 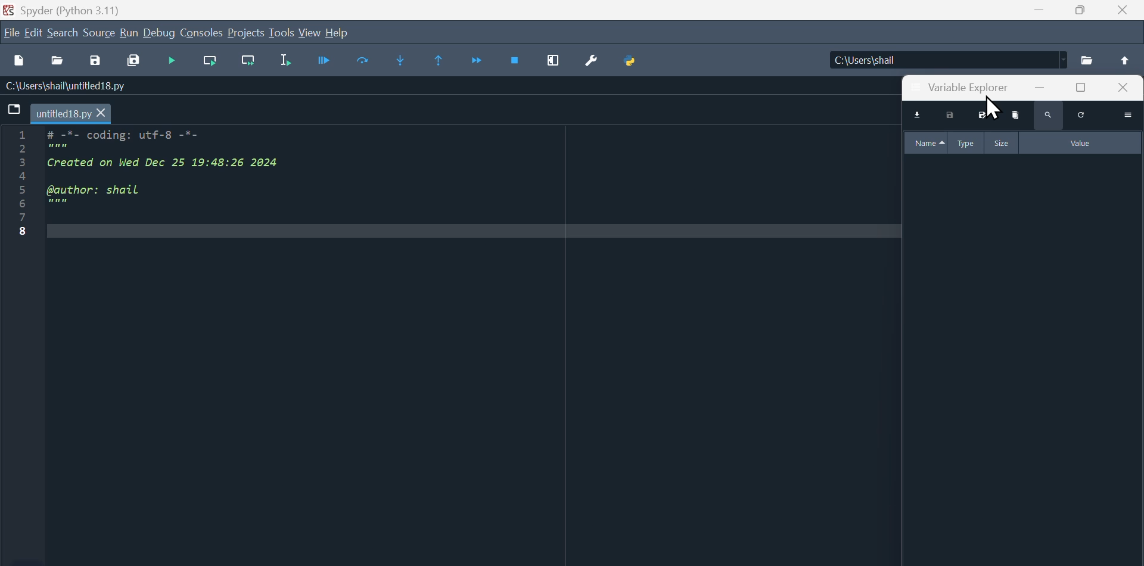 What do you see at coordinates (17, 61) in the screenshot?
I see `New ` at bounding box center [17, 61].